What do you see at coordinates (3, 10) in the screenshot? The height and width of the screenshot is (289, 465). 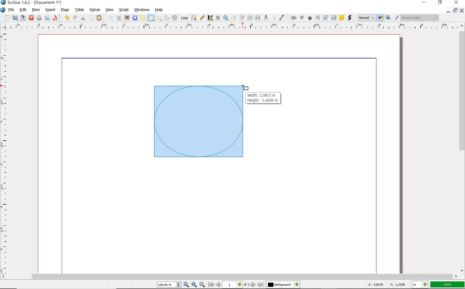 I see `SYSTEM LOGO` at bounding box center [3, 10].